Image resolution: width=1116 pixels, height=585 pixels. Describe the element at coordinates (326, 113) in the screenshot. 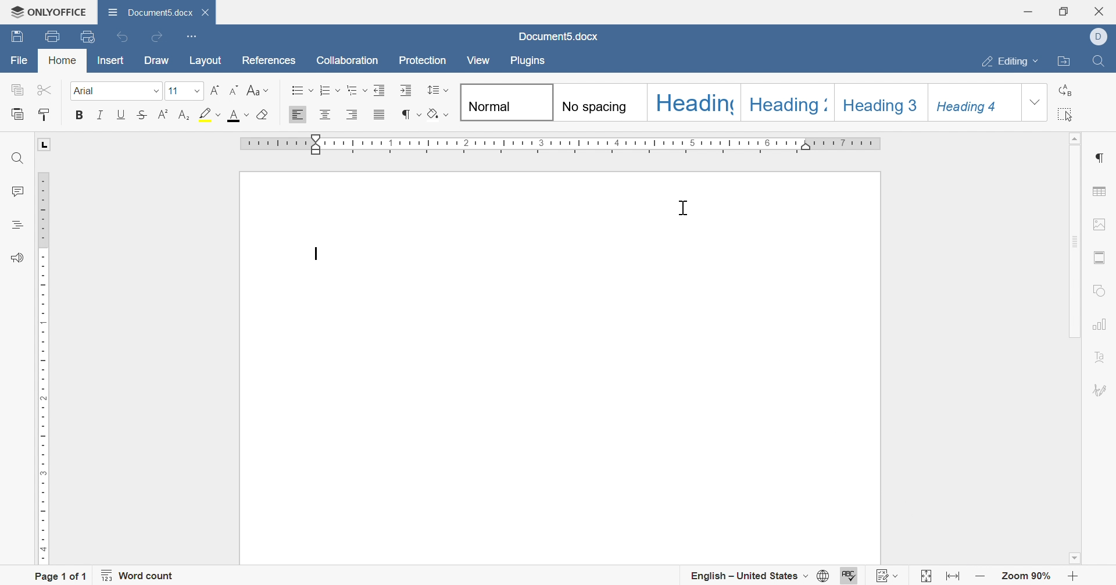

I see `align middle` at that location.